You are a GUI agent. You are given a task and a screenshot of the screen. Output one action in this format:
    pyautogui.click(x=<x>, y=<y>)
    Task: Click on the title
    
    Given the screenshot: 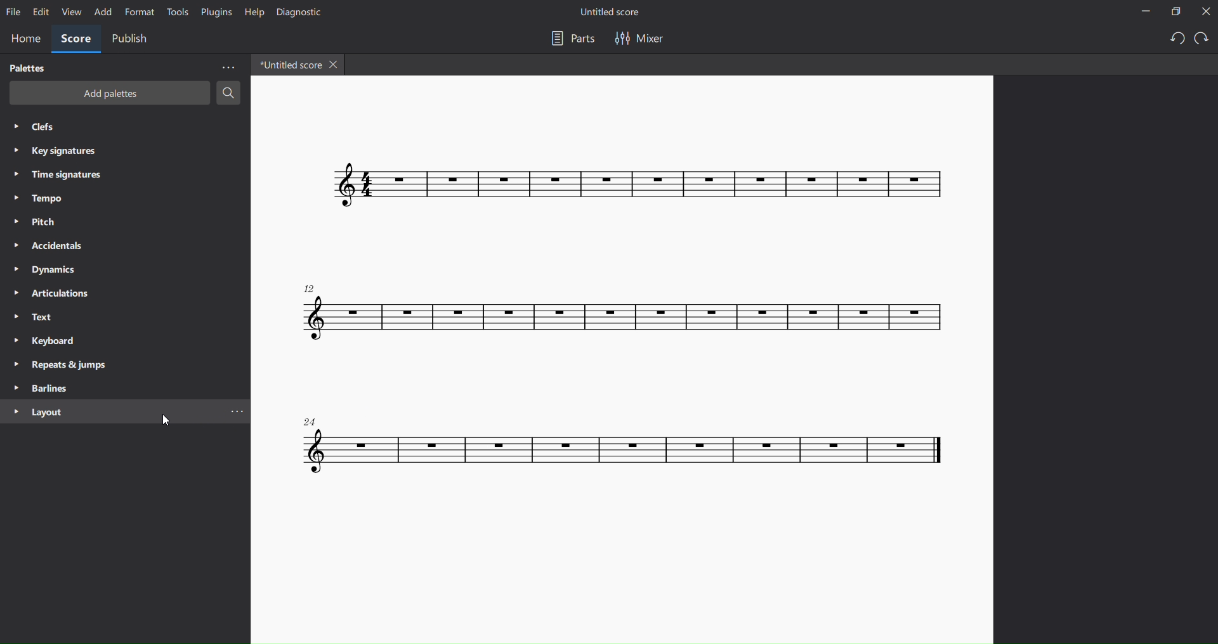 What is the action you would take?
    pyautogui.click(x=617, y=11)
    